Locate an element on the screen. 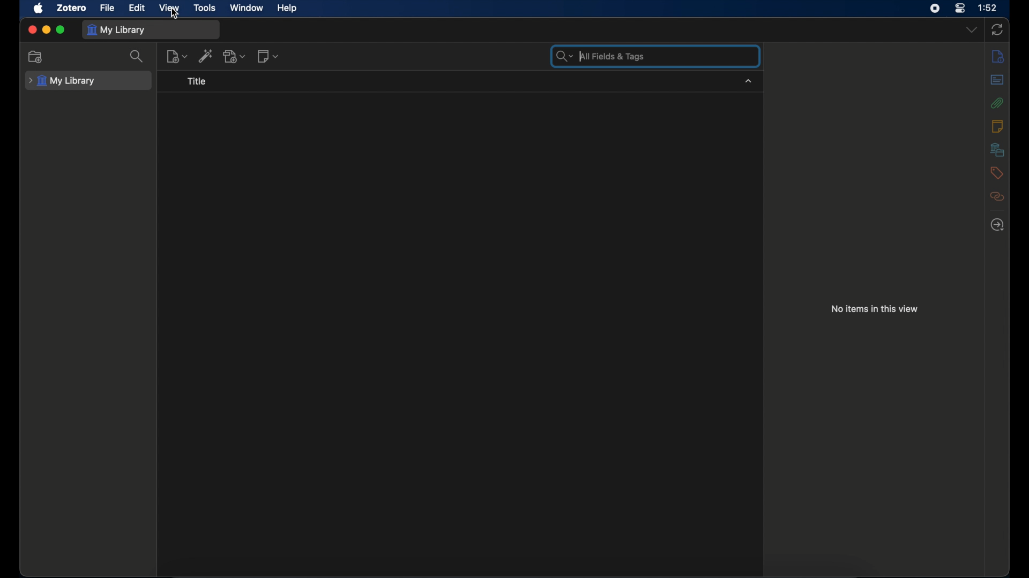 The height and width of the screenshot is (578, 1029). dropdown is located at coordinates (972, 30).